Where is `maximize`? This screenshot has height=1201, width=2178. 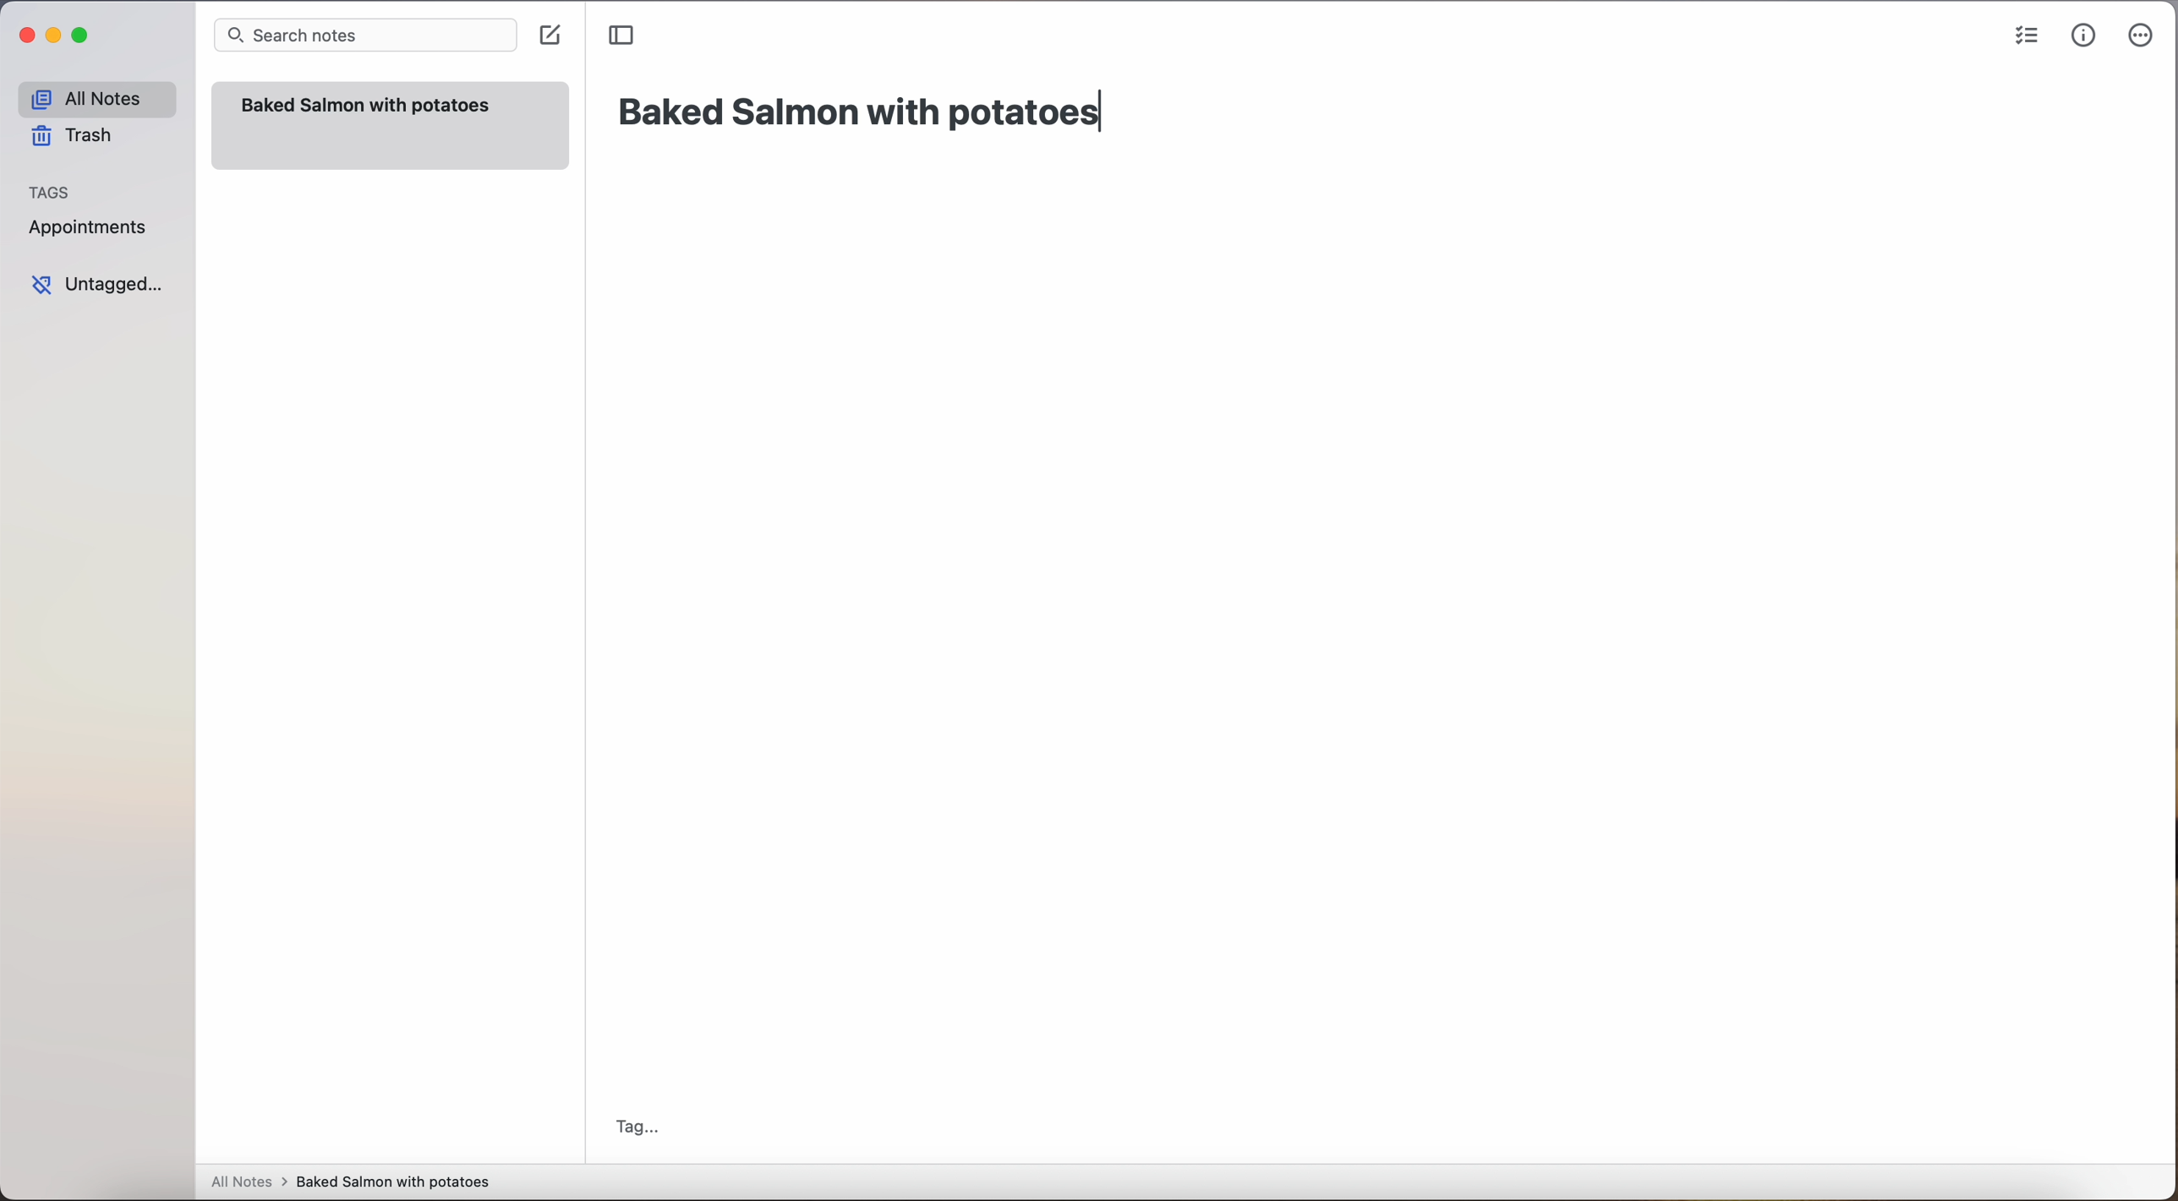
maximize is located at coordinates (83, 35).